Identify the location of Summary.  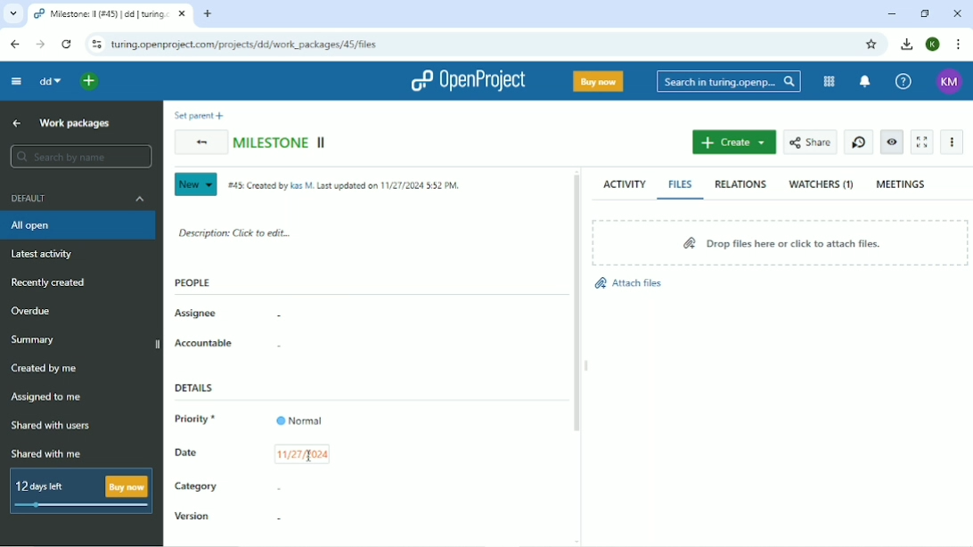
(35, 339).